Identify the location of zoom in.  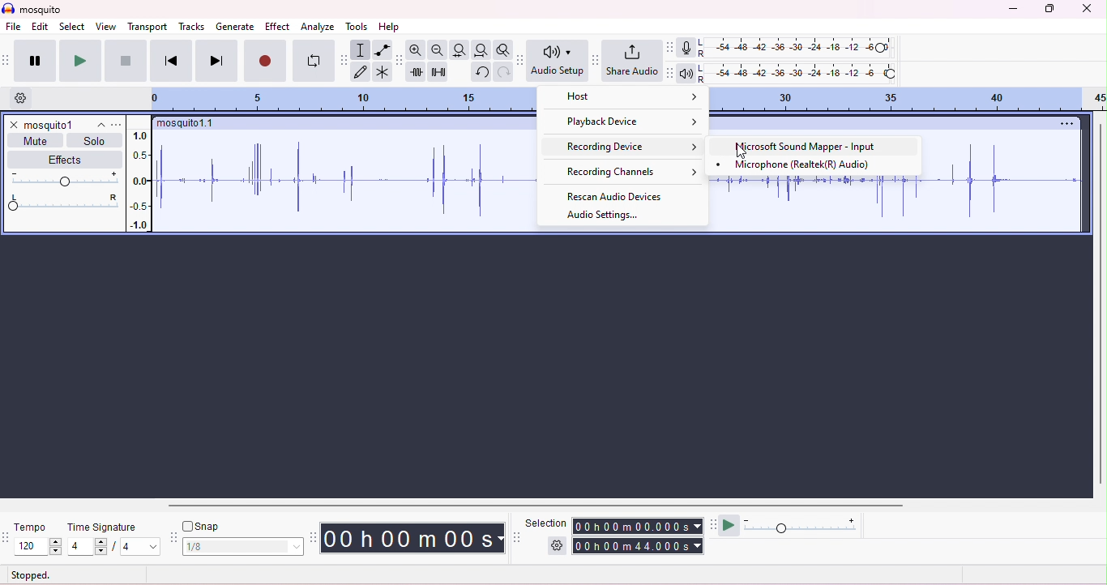
(436, 50).